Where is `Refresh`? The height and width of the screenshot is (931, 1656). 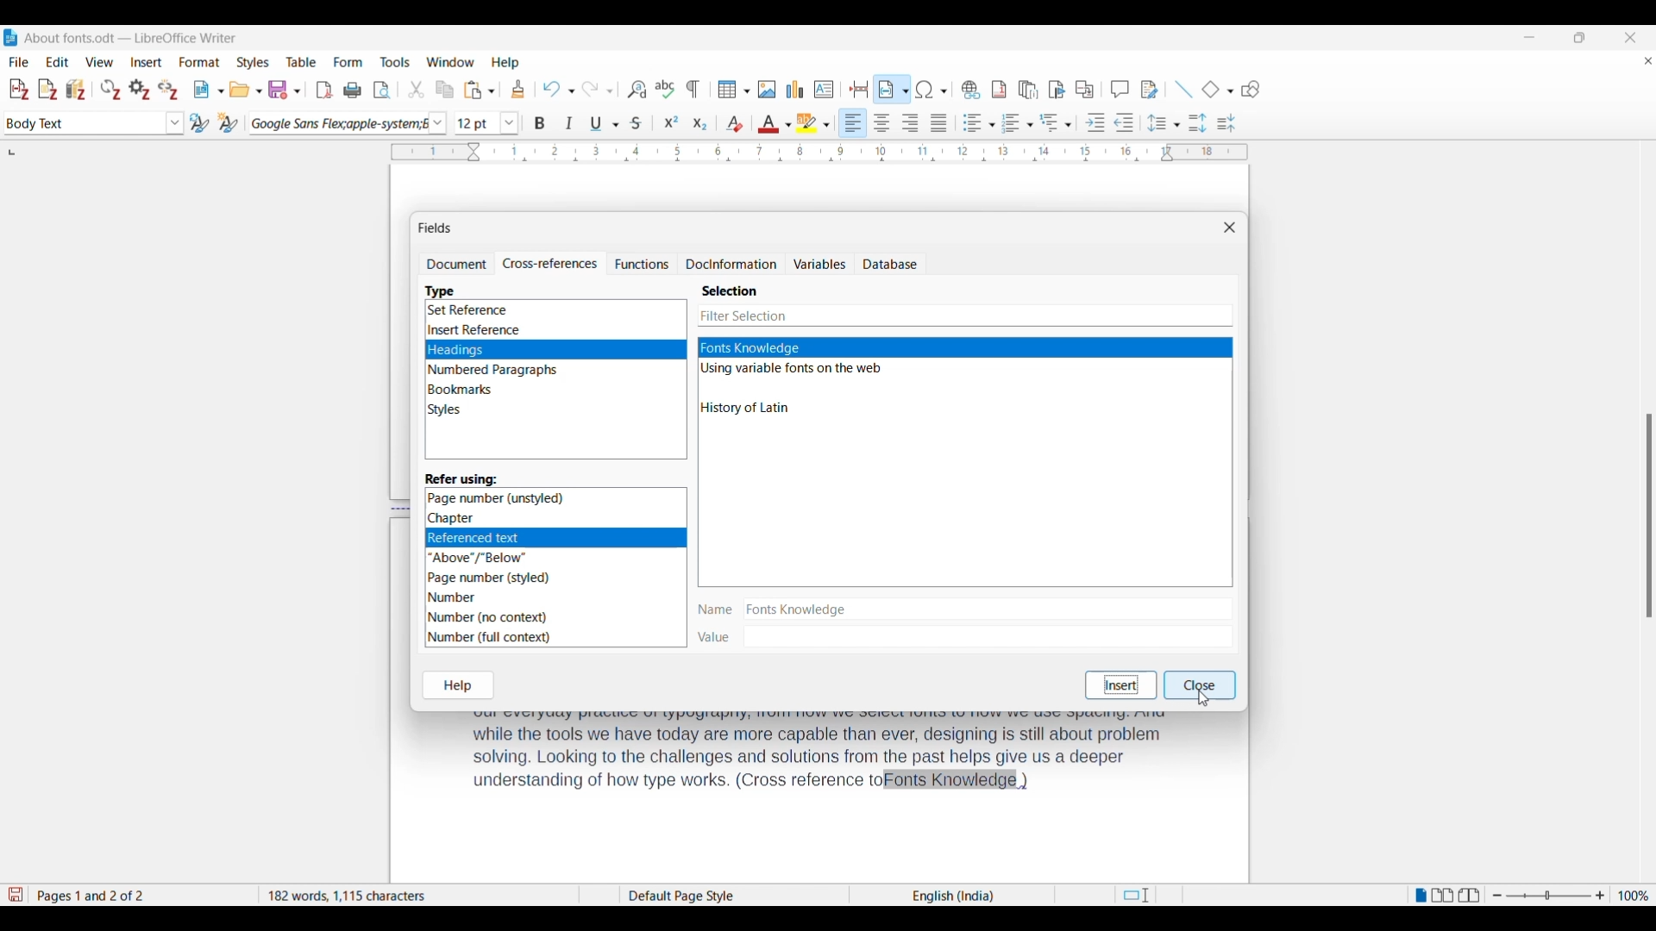
Refresh is located at coordinates (111, 90).